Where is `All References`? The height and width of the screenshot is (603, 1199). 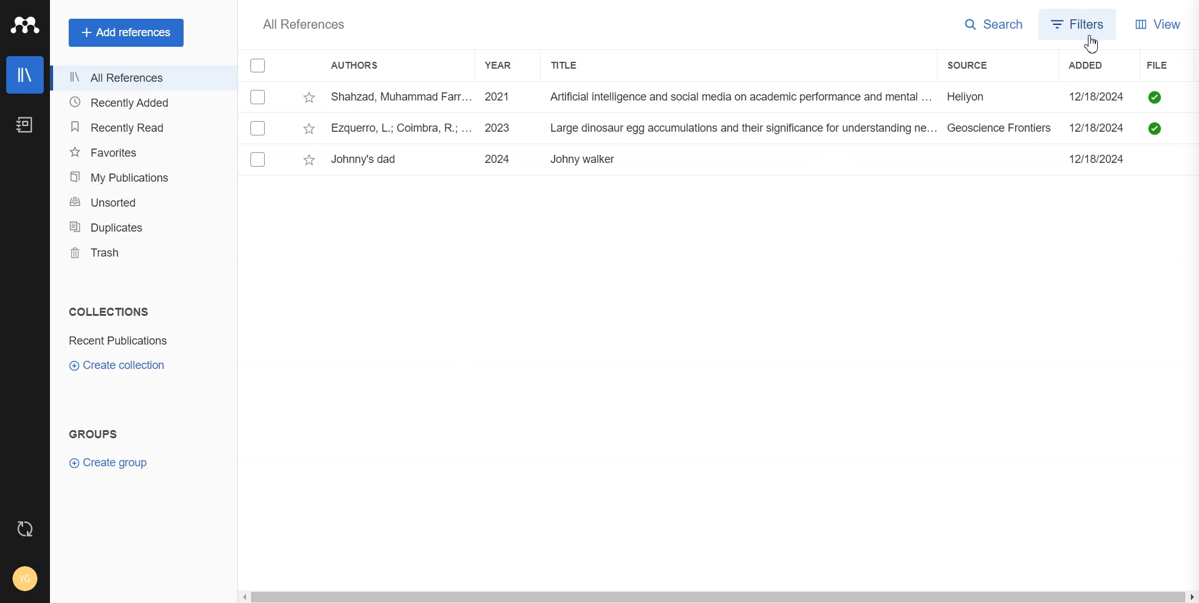 All References is located at coordinates (139, 78).